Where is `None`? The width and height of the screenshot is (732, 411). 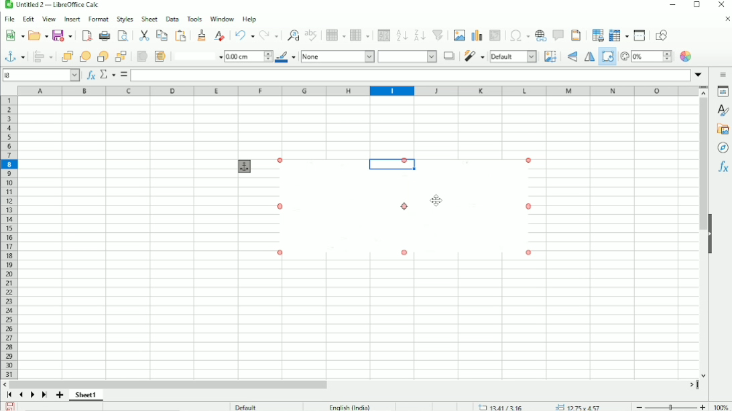 None is located at coordinates (337, 56).